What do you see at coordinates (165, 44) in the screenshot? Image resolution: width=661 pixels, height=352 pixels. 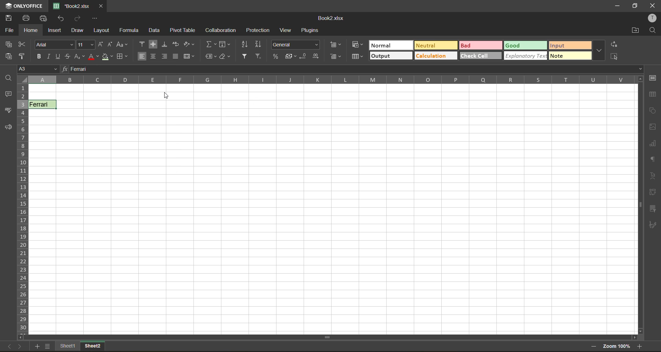 I see `align bottom` at bounding box center [165, 44].